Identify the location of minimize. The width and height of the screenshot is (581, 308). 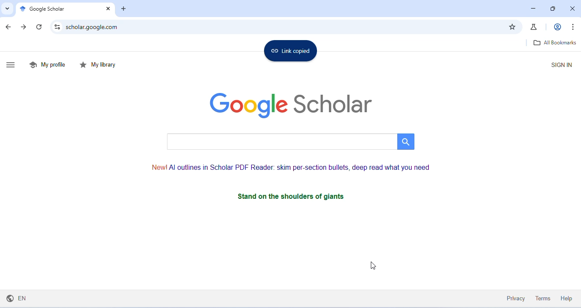
(533, 9).